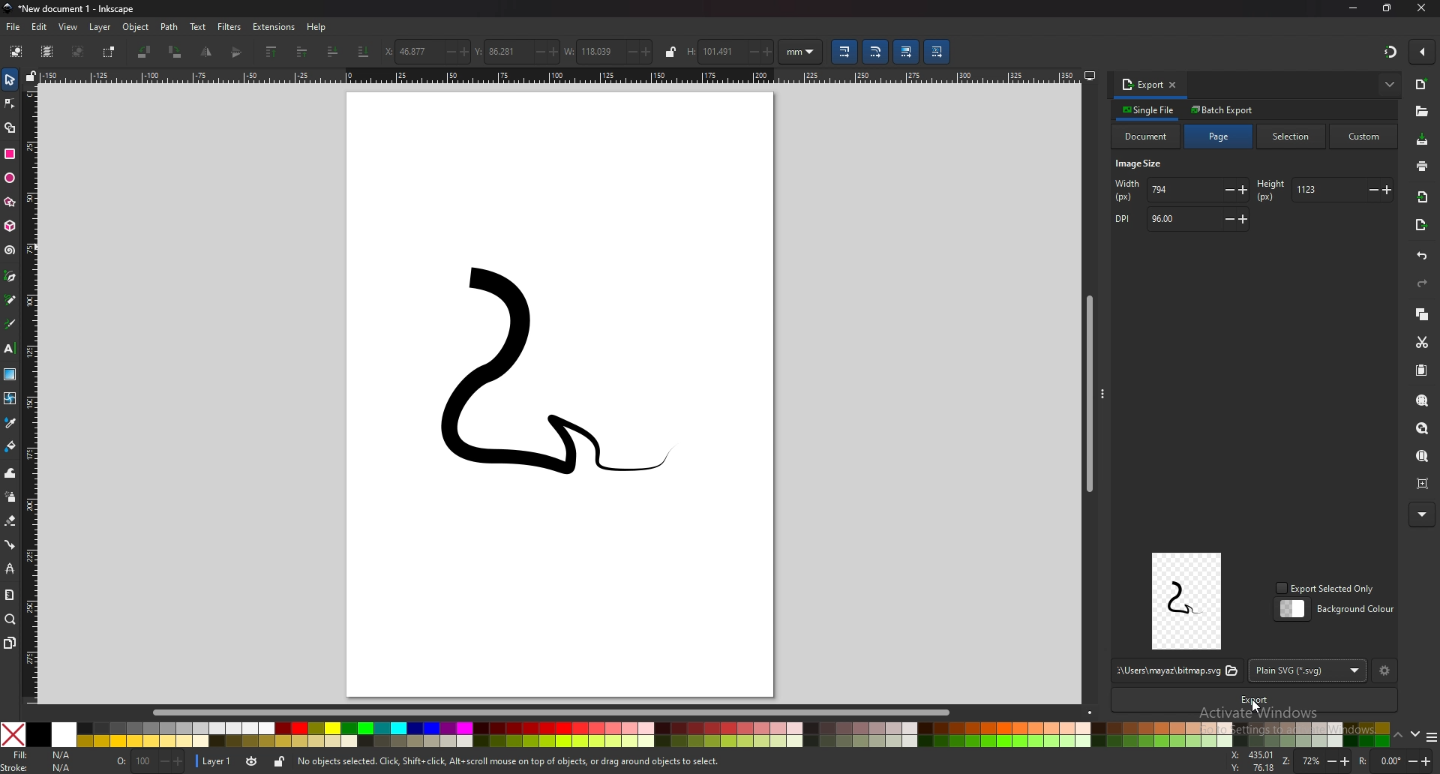 The width and height of the screenshot is (1440, 774). What do you see at coordinates (1423, 342) in the screenshot?
I see `cut` at bounding box center [1423, 342].